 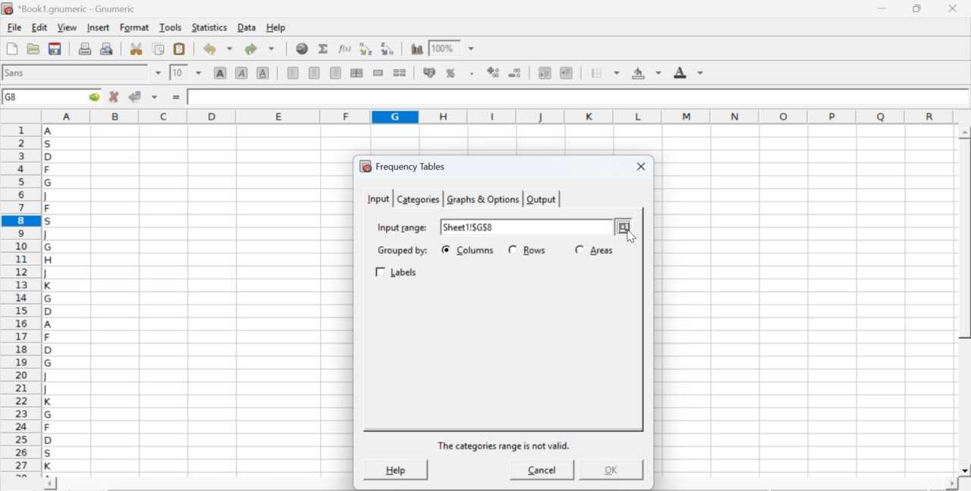 I want to click on bold, so click(x=221, y=72).